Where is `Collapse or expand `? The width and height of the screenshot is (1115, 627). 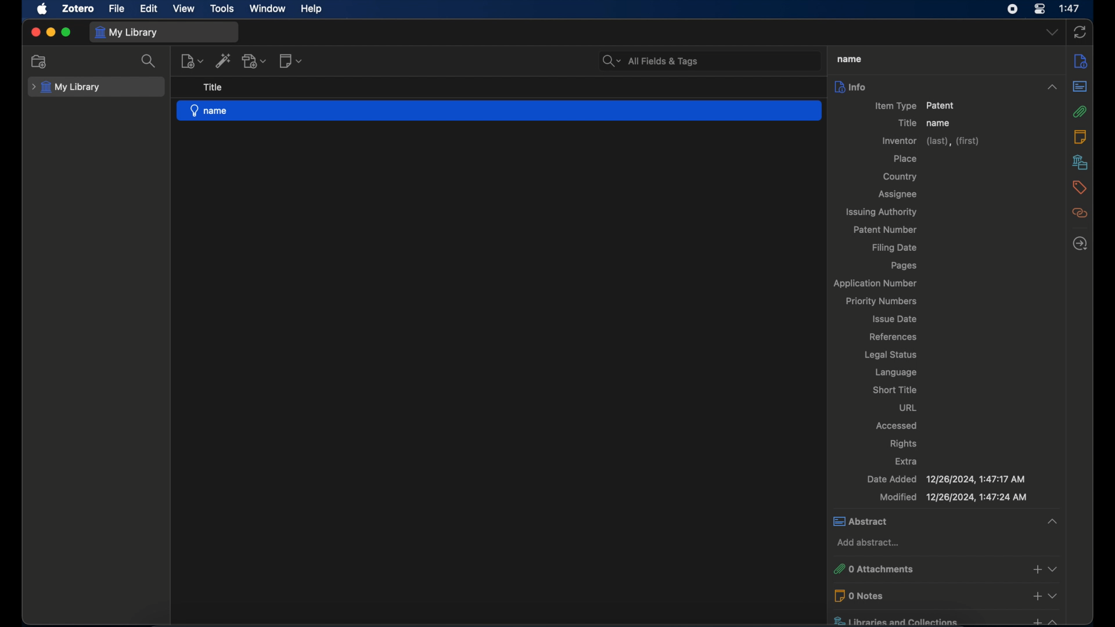 Collapse or expand  is located at coordinates (1051, 87).